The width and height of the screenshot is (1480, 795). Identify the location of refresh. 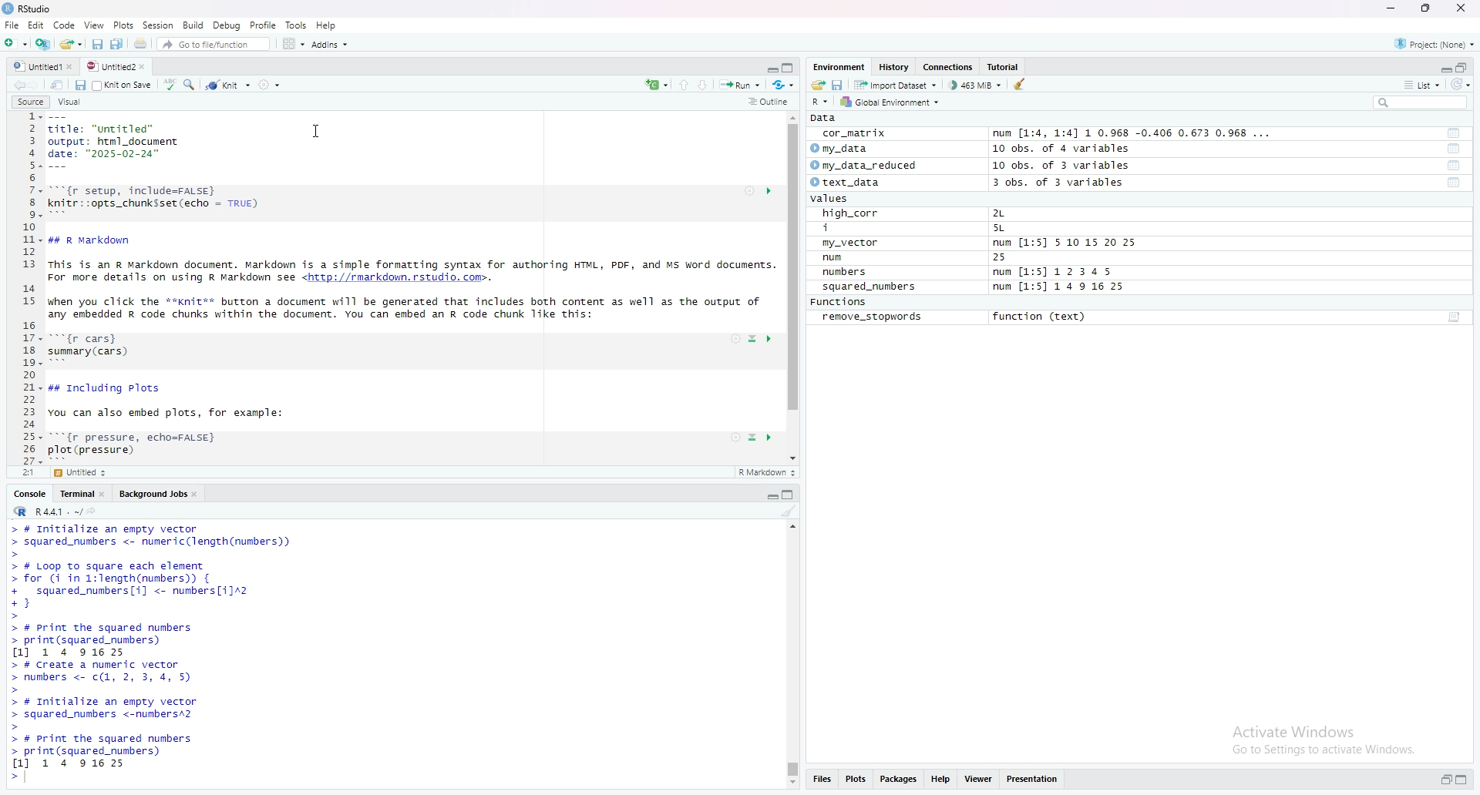
(784, 86).